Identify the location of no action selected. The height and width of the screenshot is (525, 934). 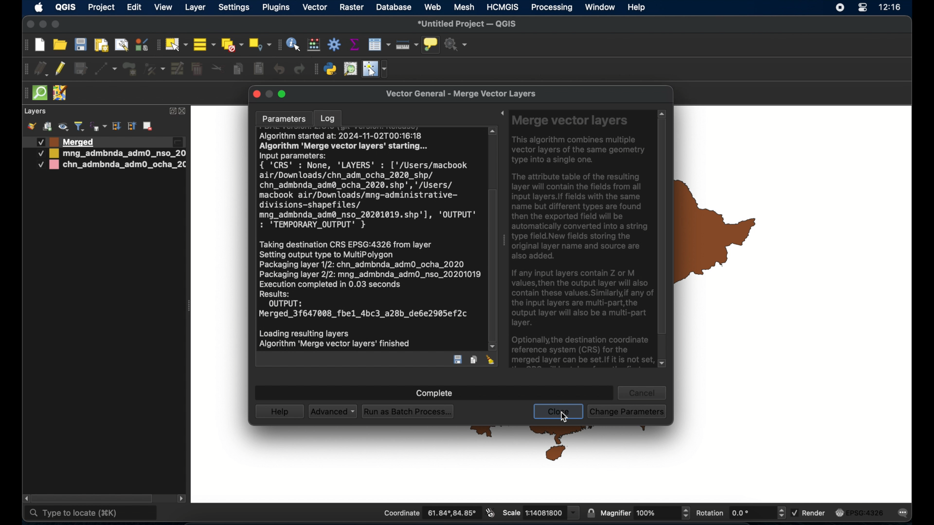
(456, 45).